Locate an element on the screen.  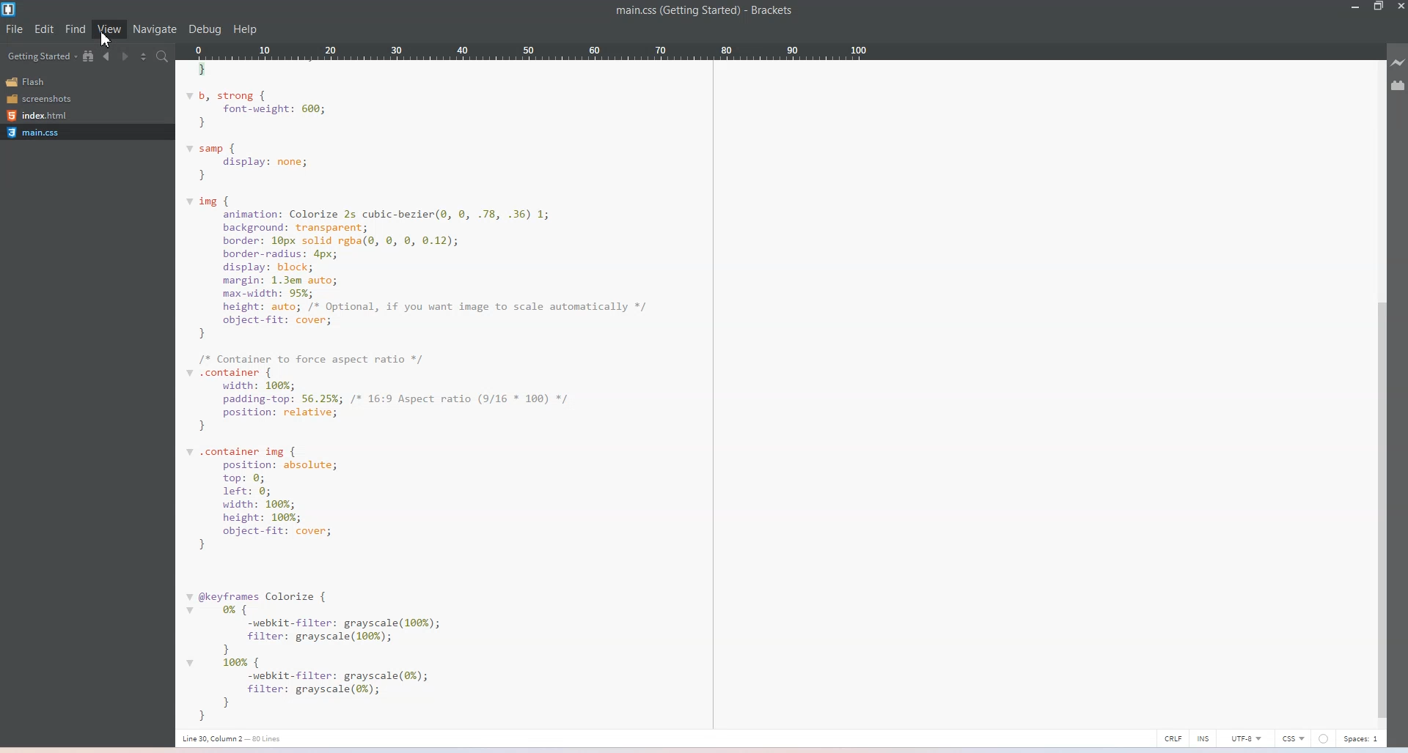
Help is located at coordinates (246, 30).